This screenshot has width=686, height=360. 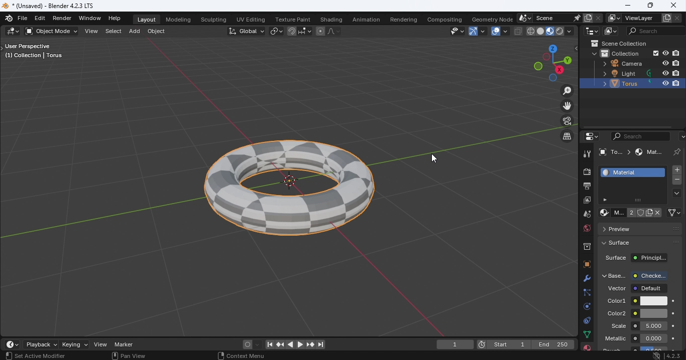 I want to click on Toggle X-ray, so click(x=517, y=31).